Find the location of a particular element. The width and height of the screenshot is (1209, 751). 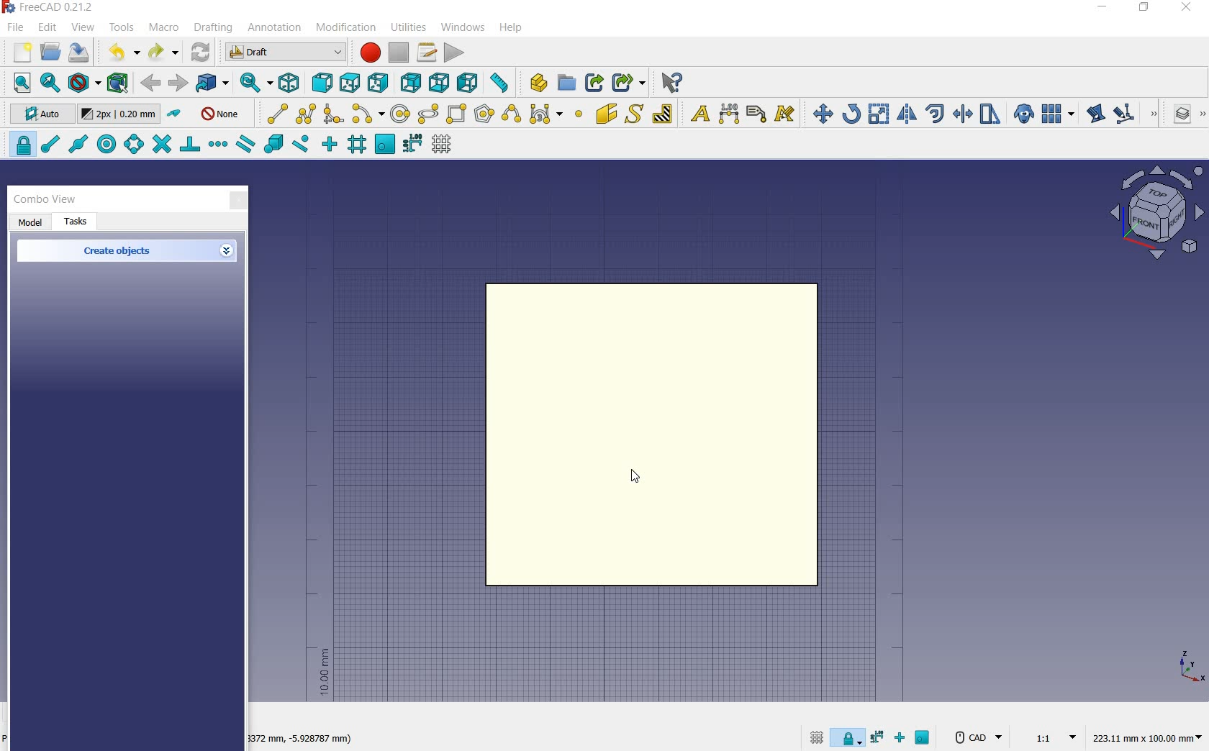

none is located at coordinates (222, 113).